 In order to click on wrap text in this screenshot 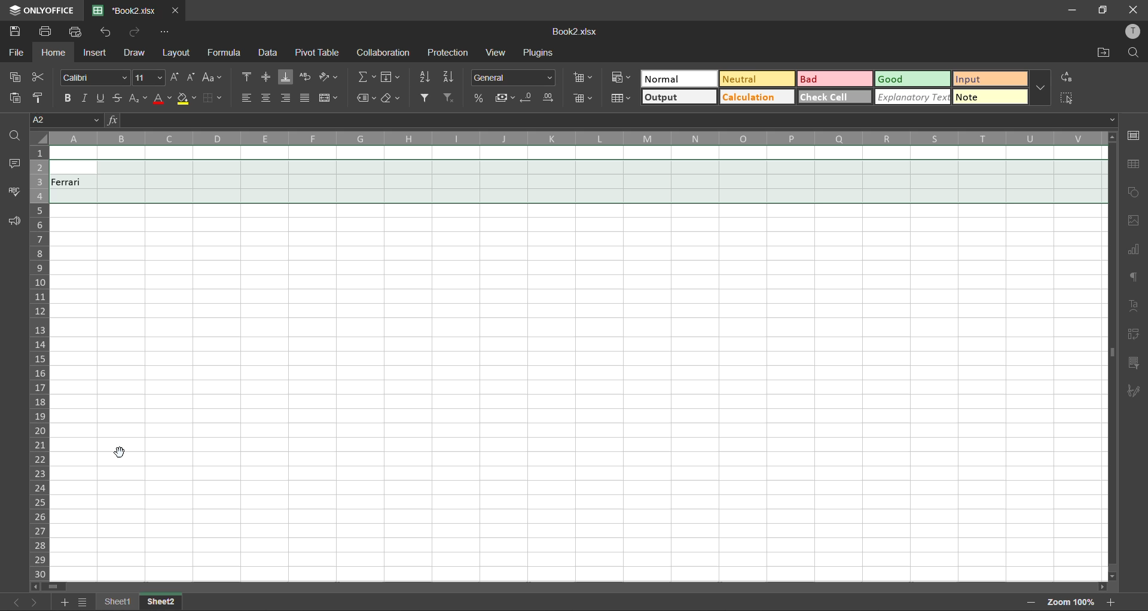, I will do `click(305, 77)`.